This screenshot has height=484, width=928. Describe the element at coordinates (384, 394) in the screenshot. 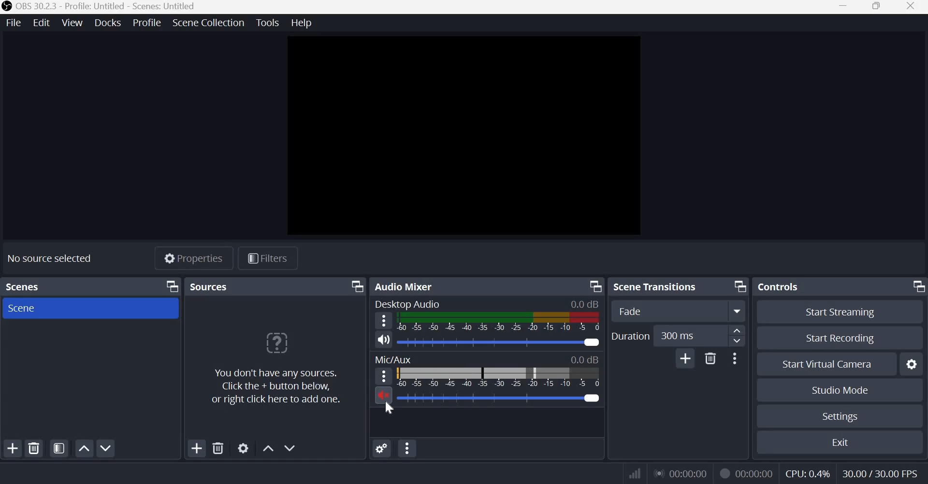

I see `Muted microphone` at that location.